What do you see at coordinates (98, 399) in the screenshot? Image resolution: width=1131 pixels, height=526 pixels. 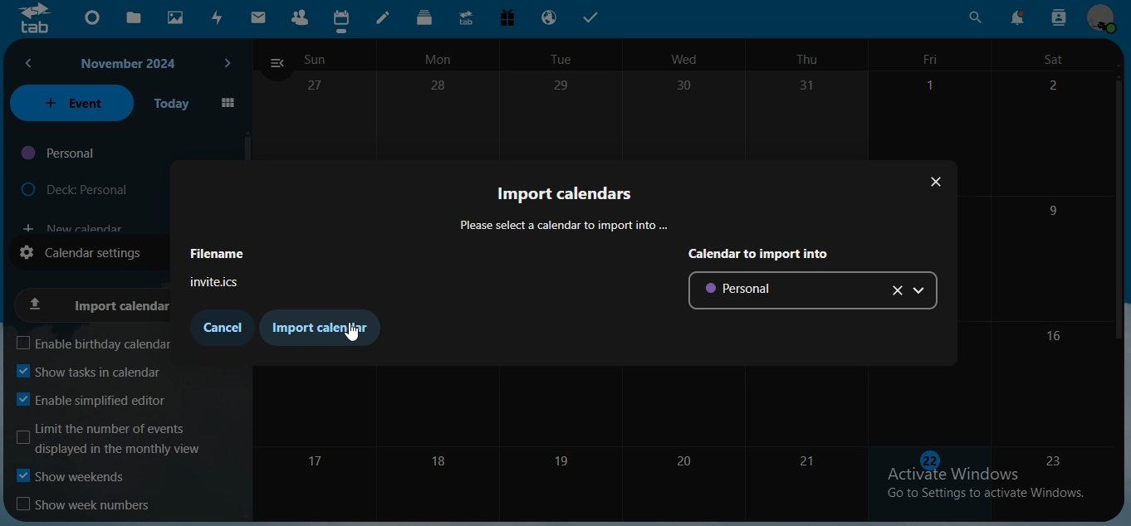 I see `enable simplified editor` at bounding box center [98, 399].